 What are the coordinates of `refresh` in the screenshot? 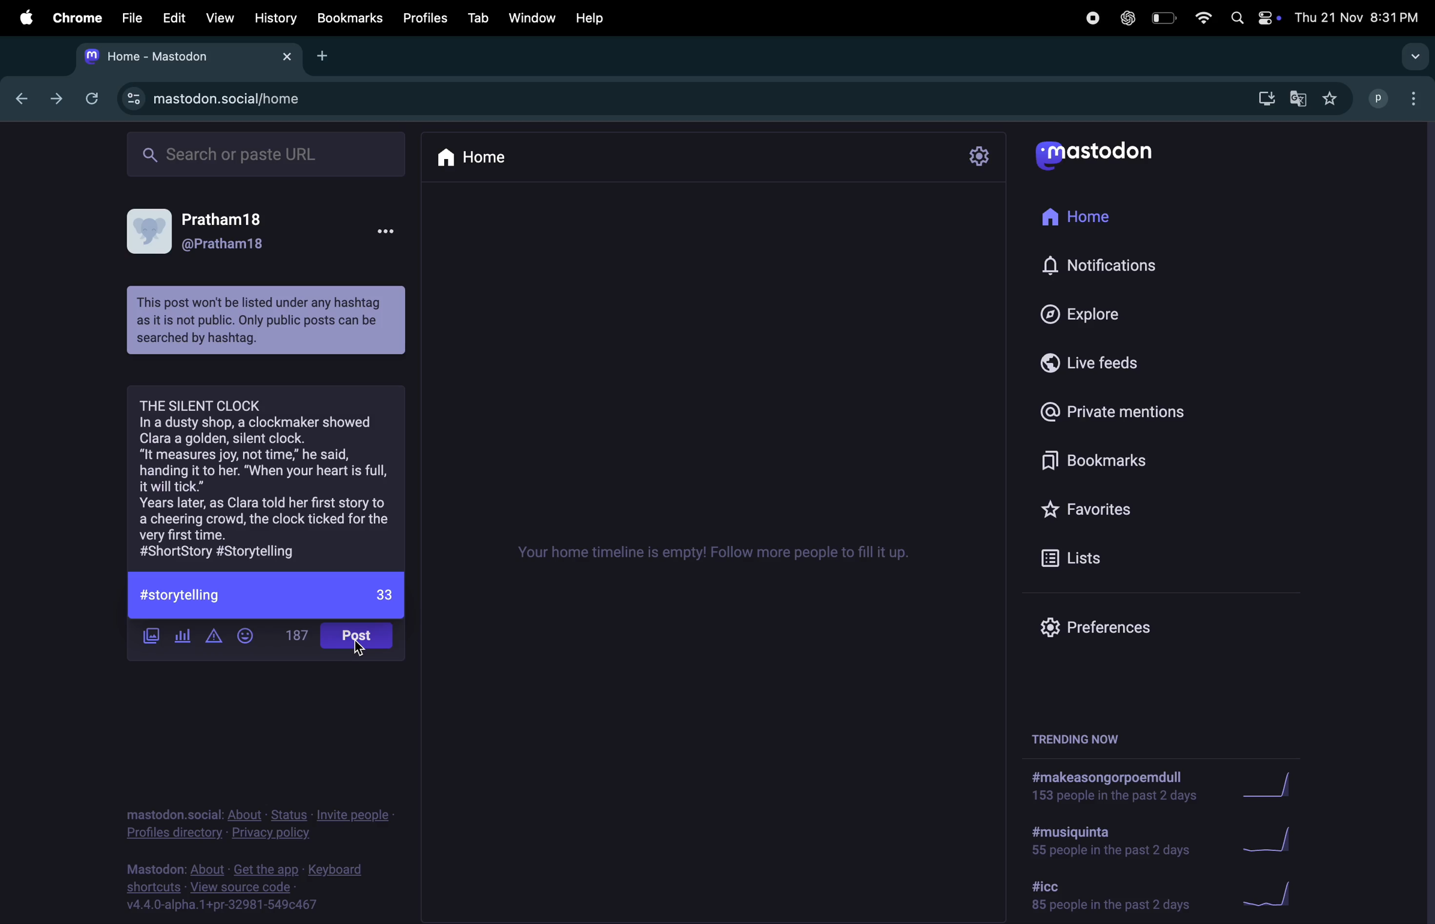 It's located at (86, 98).